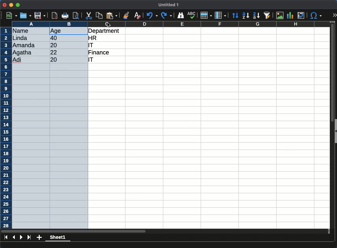 This screenshot has height=248, width=337. Describe the element at coordinates (89, 15) in the screenshot. I see `cut` at that location.